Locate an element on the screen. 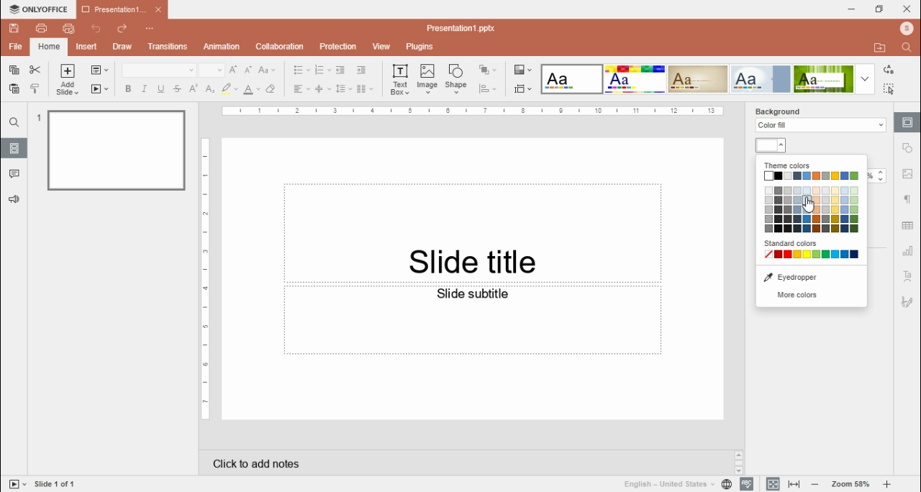  feedback & support is located at coordinates (12, 199).